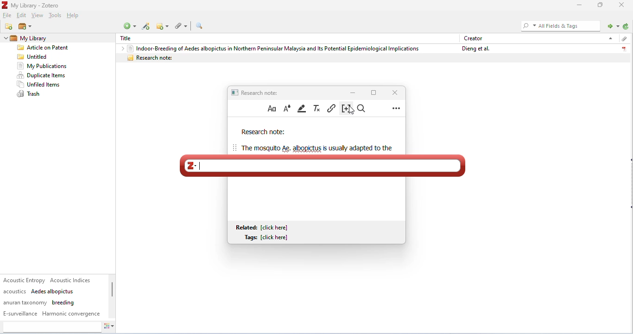 This screenshot has height=334, width=633. What do you see at coordinates (40, 85) in the screenshot?
I see `unfiled items` at bounding box center [40, 85].